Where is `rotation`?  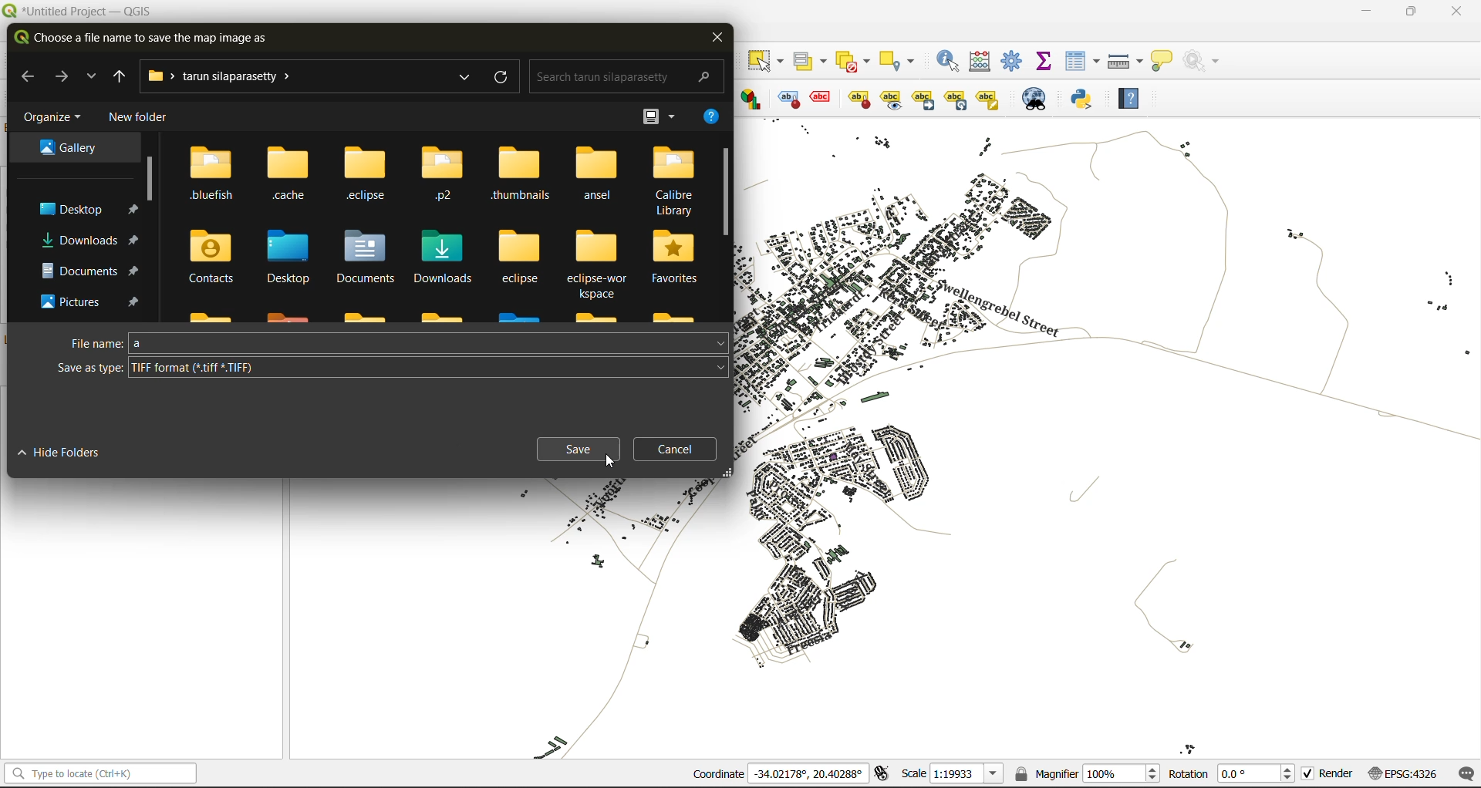
rotation is located at coordinates (1232, 773).